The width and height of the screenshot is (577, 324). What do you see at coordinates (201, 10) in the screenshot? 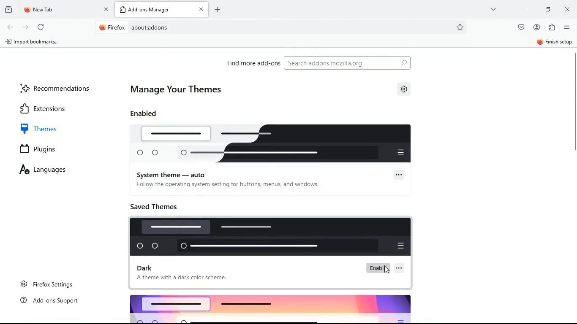
I see `close` at bounding box center [201, 10].